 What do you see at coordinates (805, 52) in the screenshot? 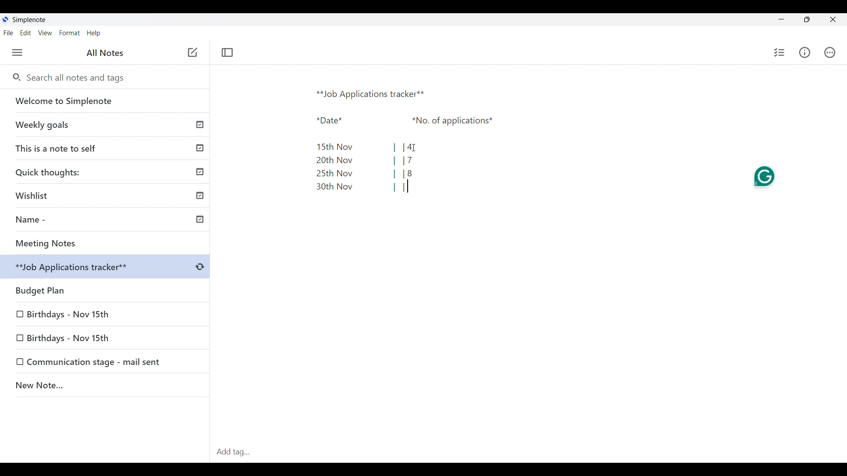
I see `Info` at bounding box center [805, 52].